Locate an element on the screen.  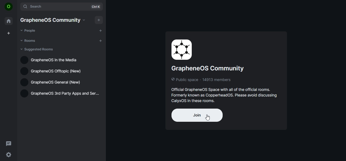
add is located at coordinates (98, 20).